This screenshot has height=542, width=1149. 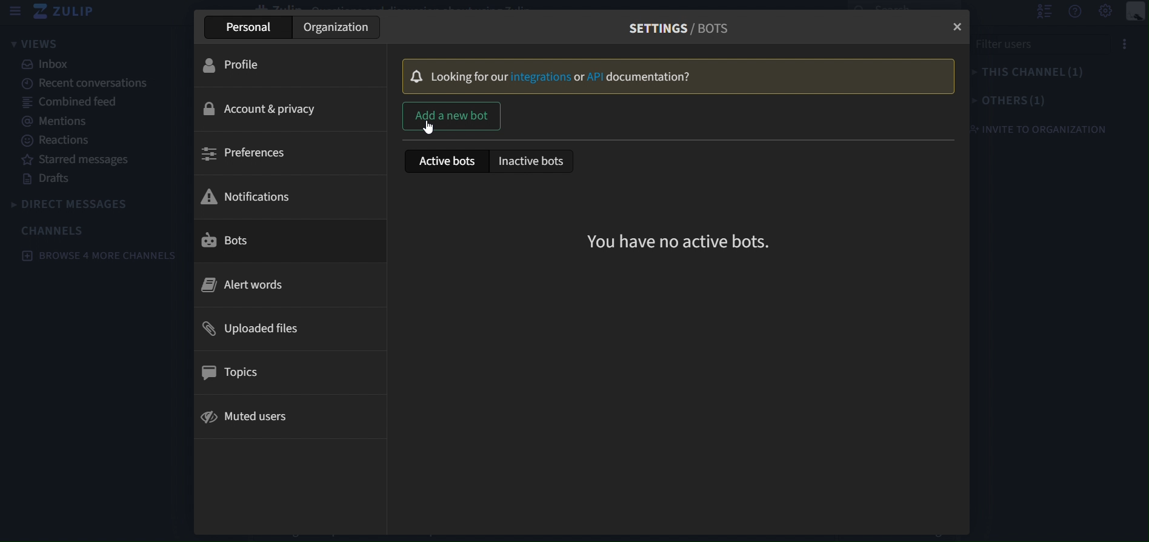 What do you see at coordinates (282, 195) in the screenshot?
I see `notifications` at bounding box center [282, 195].